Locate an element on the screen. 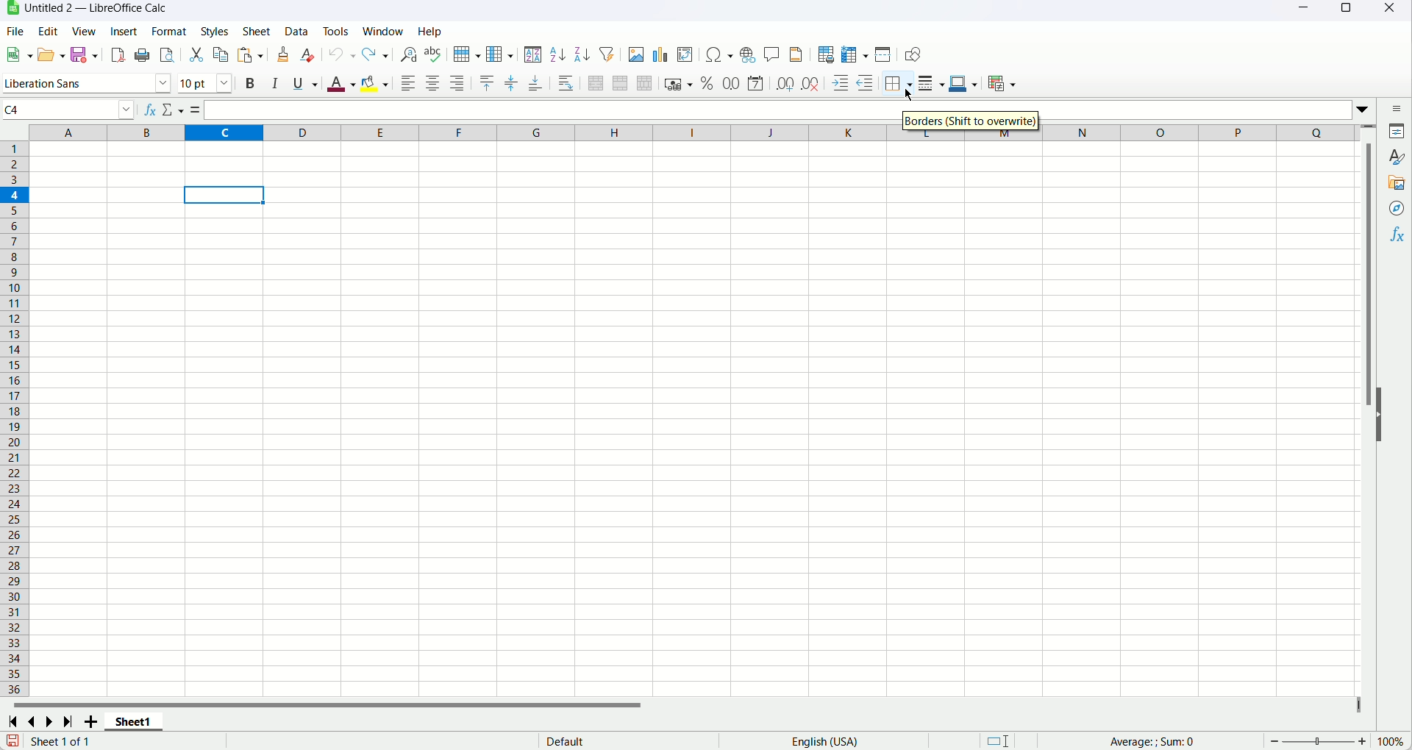 This screenshot has width=1412, height=750. Save changes is located at coordinates (10, 740).